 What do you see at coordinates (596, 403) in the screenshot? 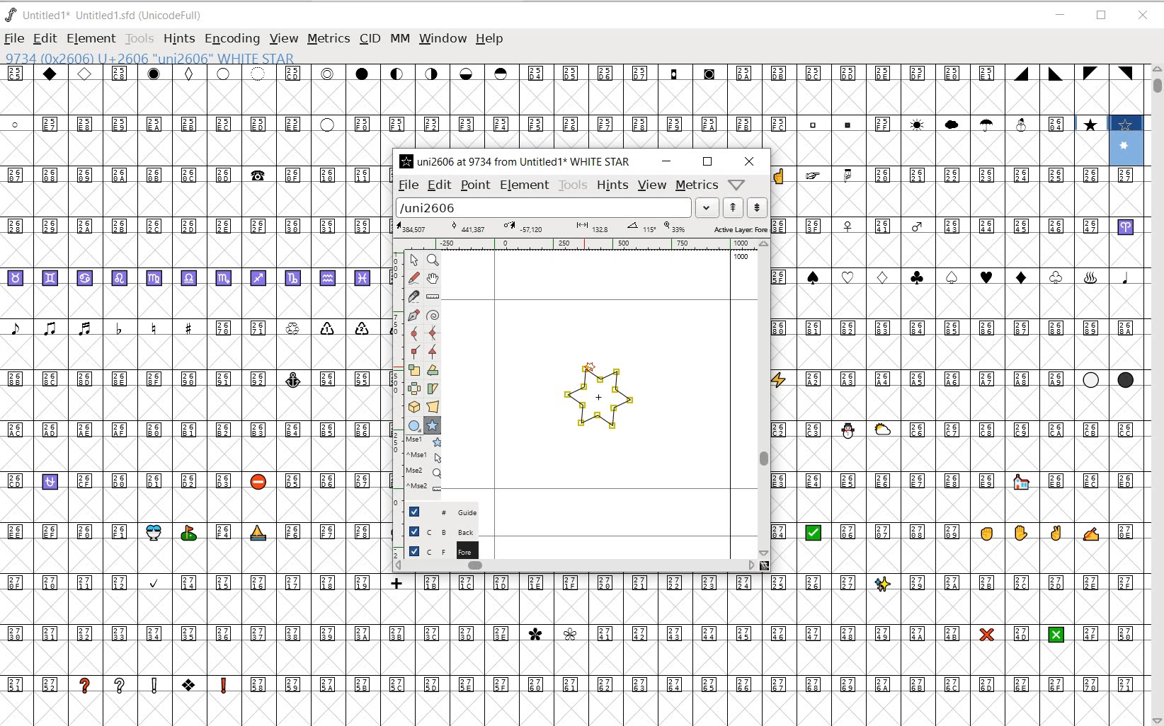
I see `a star shape glyph creation` at bounding box center [596, 403].